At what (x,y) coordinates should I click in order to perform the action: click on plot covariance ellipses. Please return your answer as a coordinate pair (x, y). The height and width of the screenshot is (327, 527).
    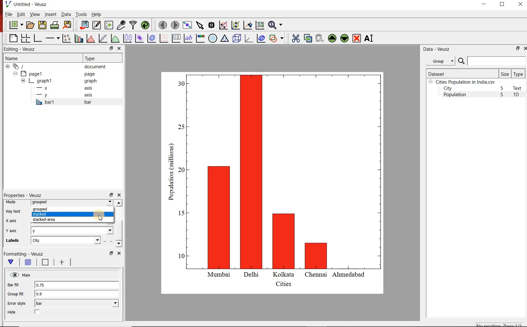
    Looking at the image, I should click on (261, 39).